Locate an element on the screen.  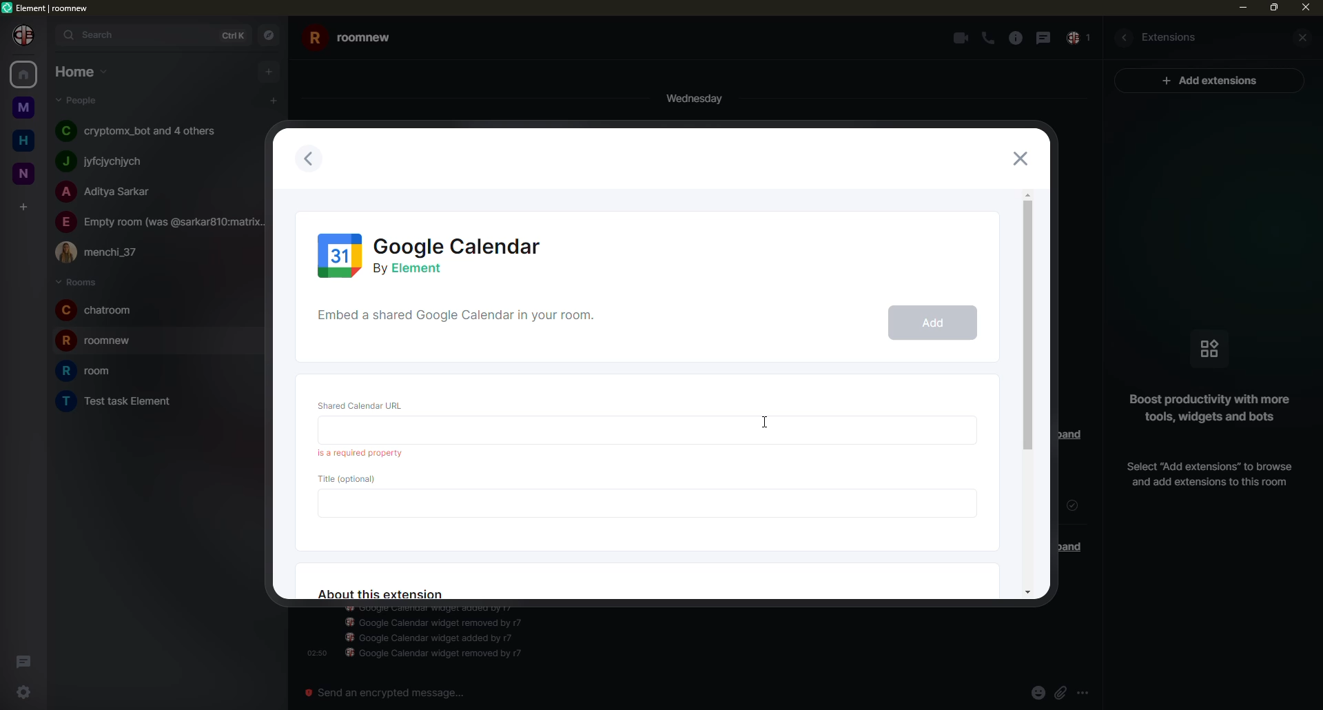
room is located at coordinates (98, 310).